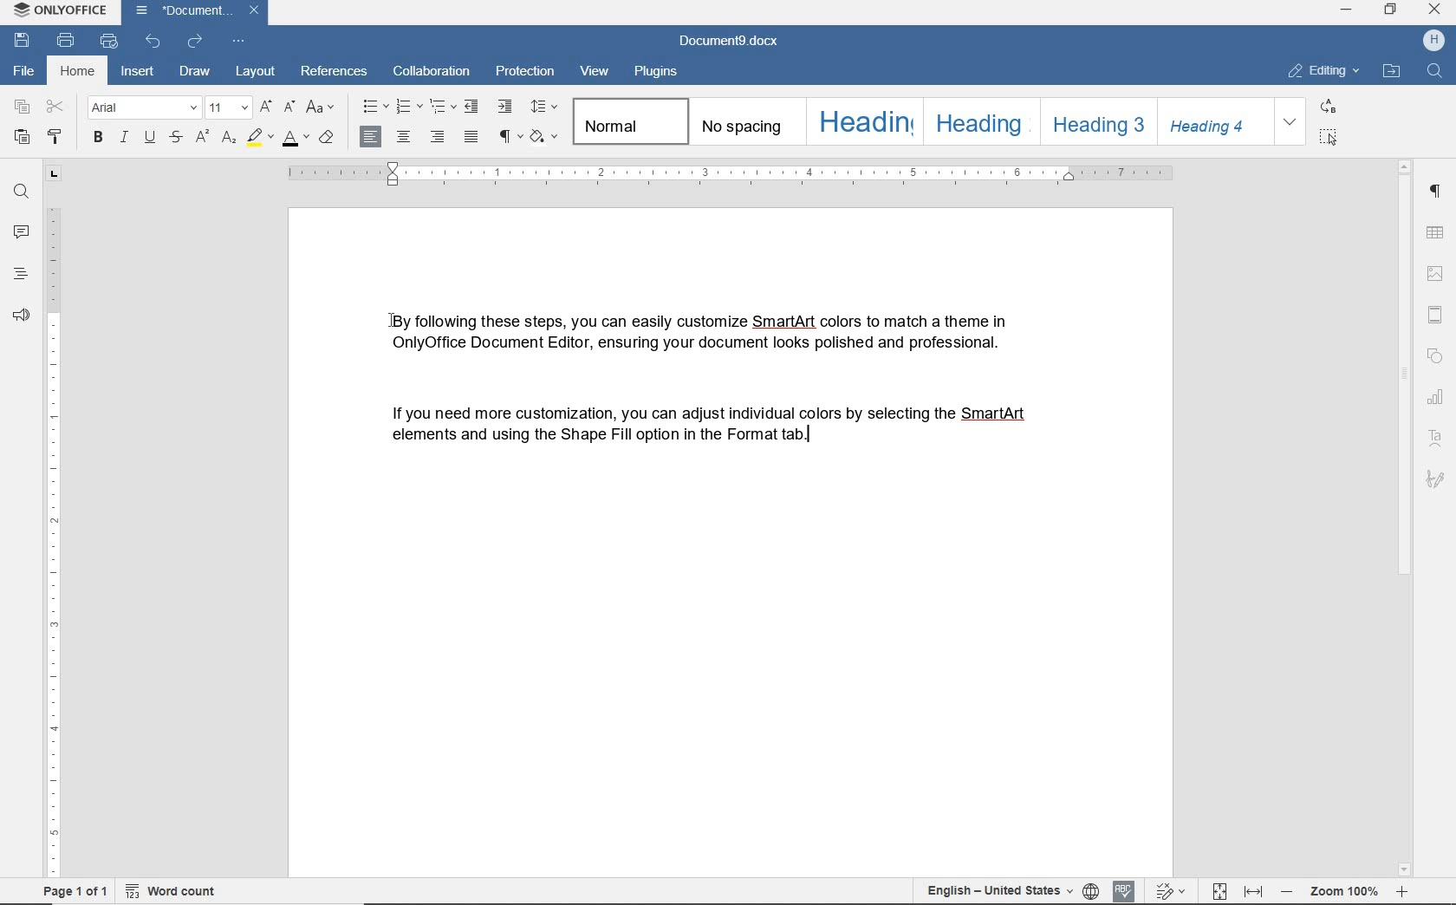 This screenshot has width=1456, height=905. What do you see at coordinates (54, 137) in the screenshot?
I see `copy style` at bounding box center [54, 137].